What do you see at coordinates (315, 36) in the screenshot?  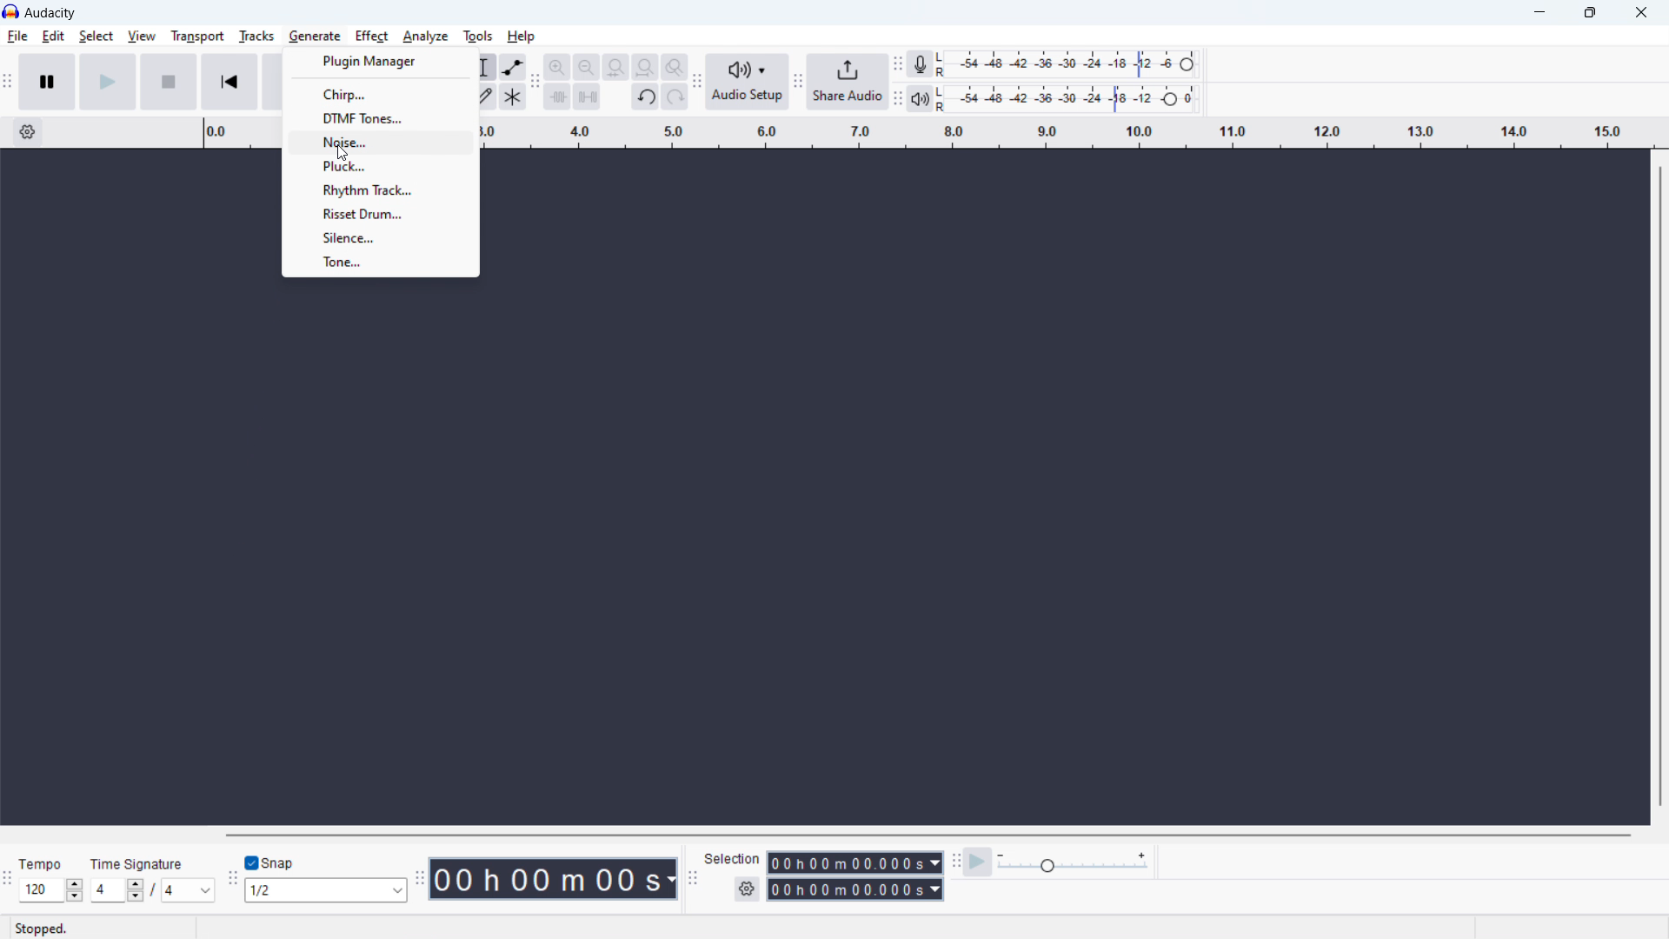 I see `Cursor on generate` at bounding box center [315, 36].